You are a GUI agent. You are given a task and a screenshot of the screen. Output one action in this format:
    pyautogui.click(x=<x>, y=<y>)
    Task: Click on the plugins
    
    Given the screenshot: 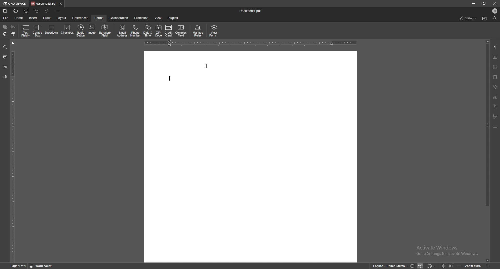 What is the action you would take?
    pyautogui.click(x=173, y=18)
    